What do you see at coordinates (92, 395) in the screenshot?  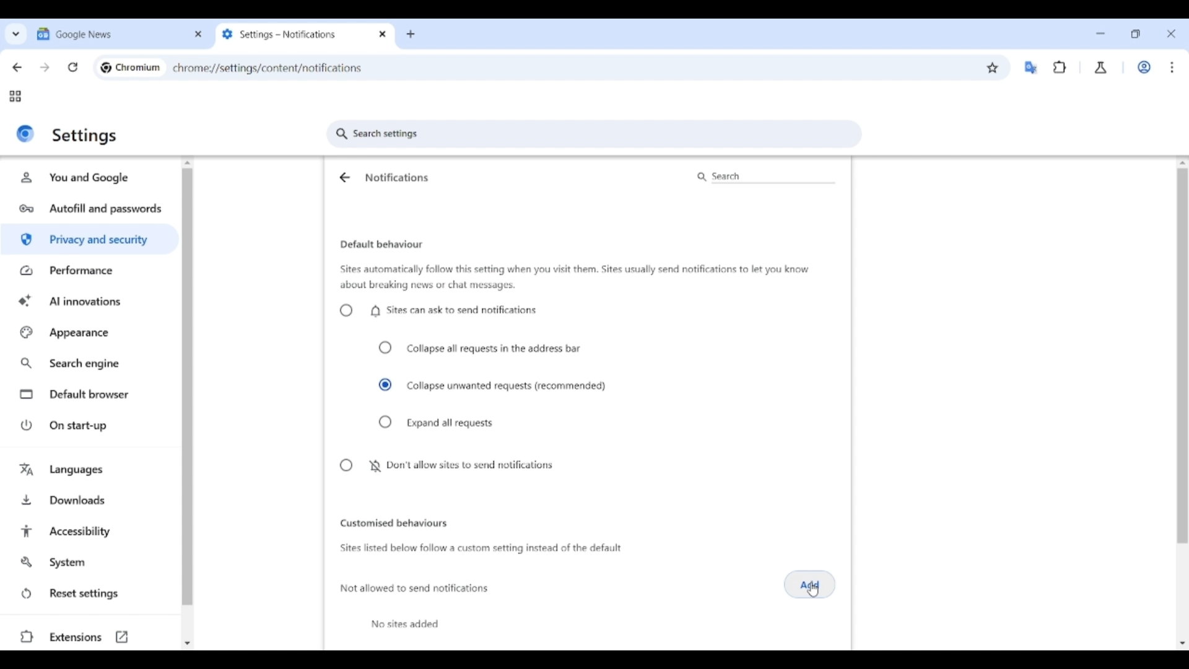 I see `Default browser` at bounding box center [92, 395].